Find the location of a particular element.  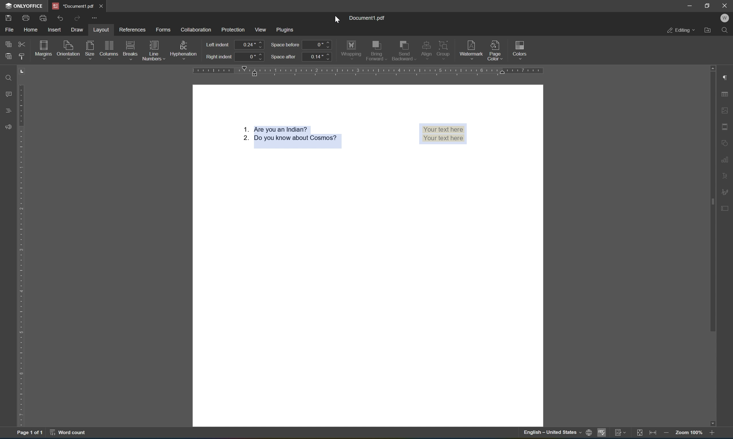

space after is located at coordinates (284, 57).